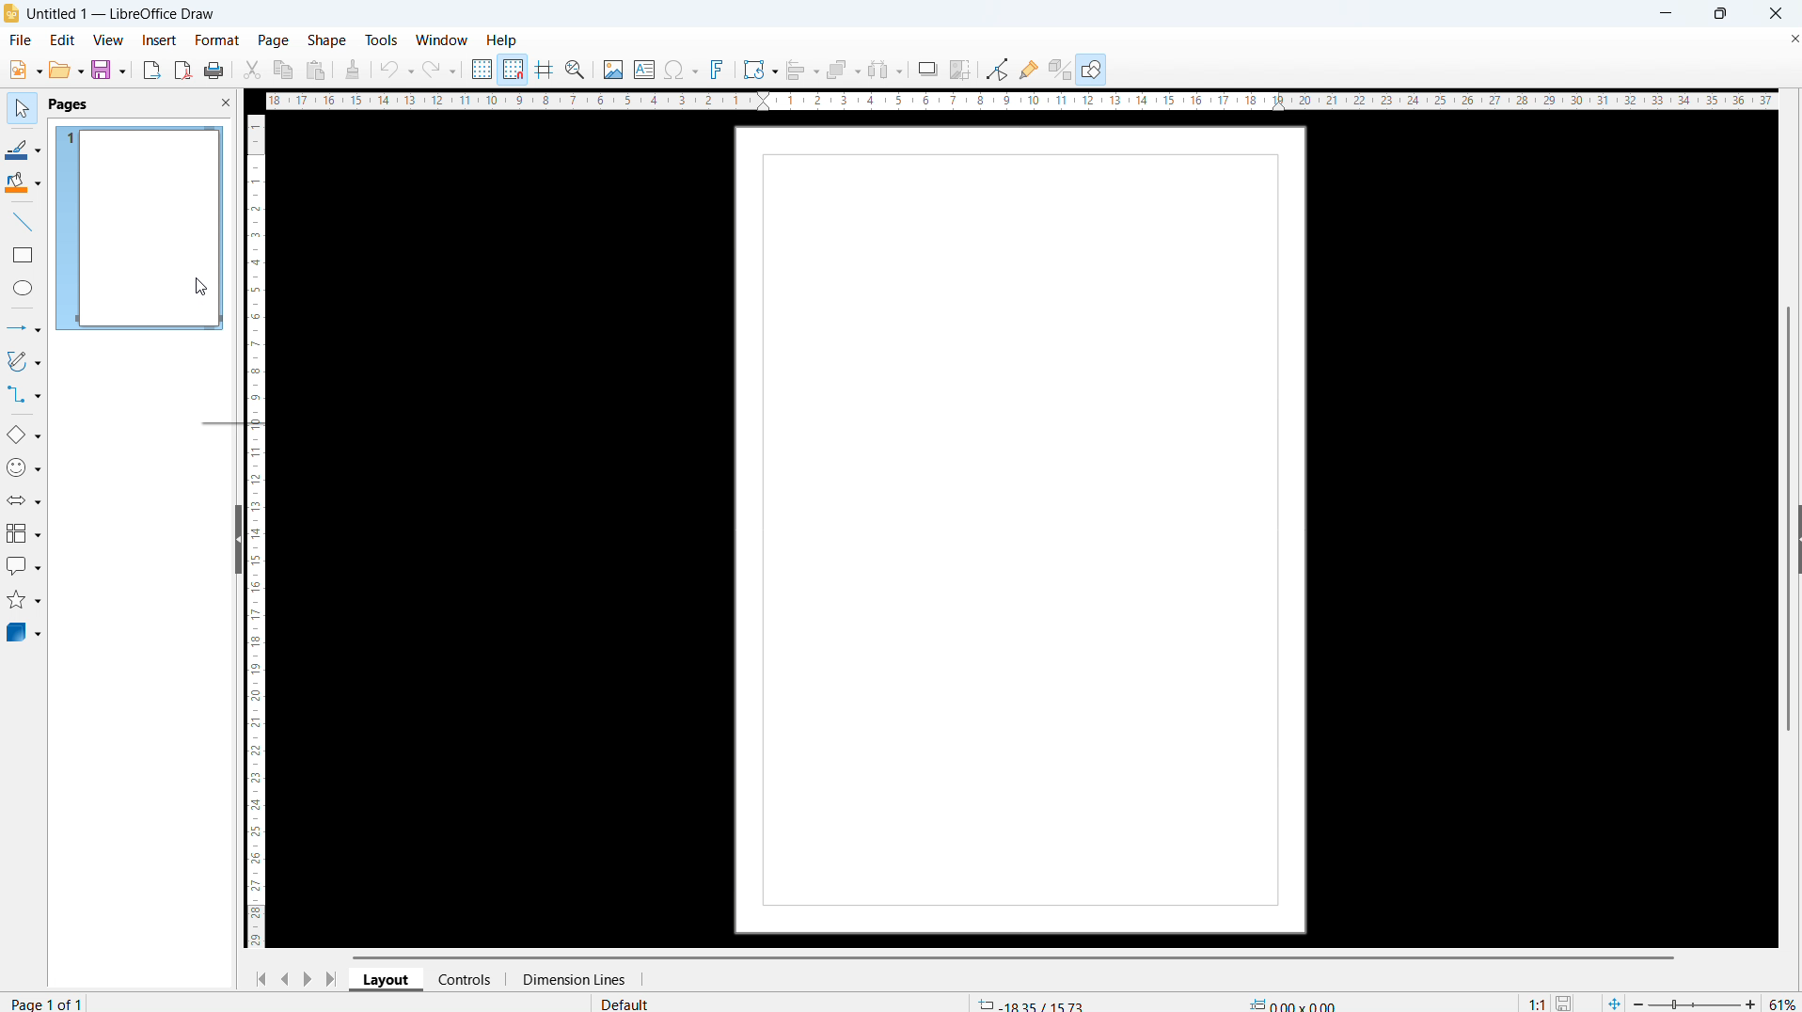 The height and width of the screenshot is (1012, 1802). I want to click on layout, so click(387, 980).